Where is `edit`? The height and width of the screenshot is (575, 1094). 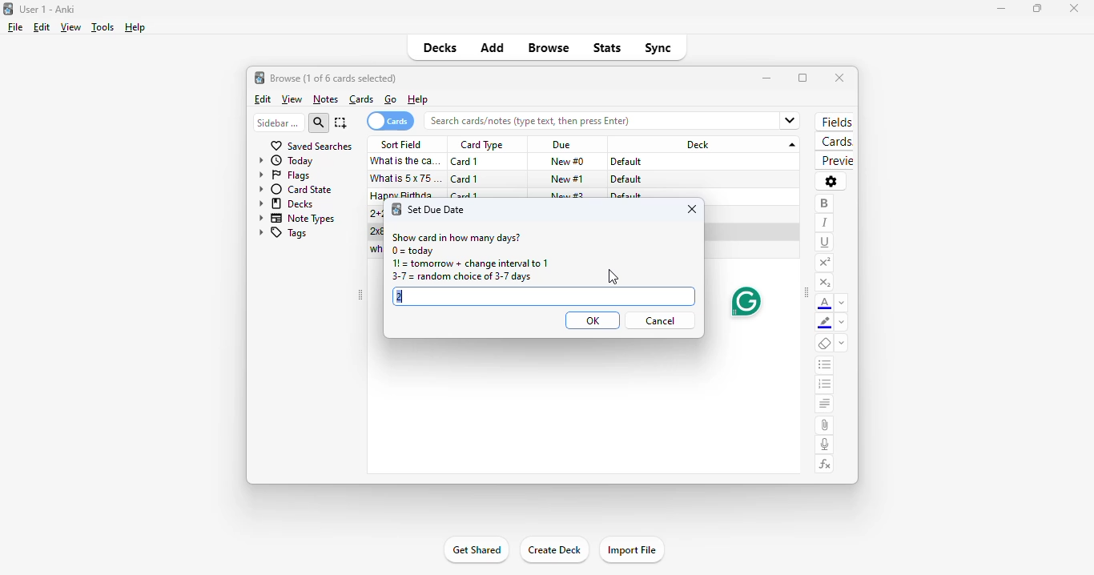
edit is located at coordinates (262, 99).